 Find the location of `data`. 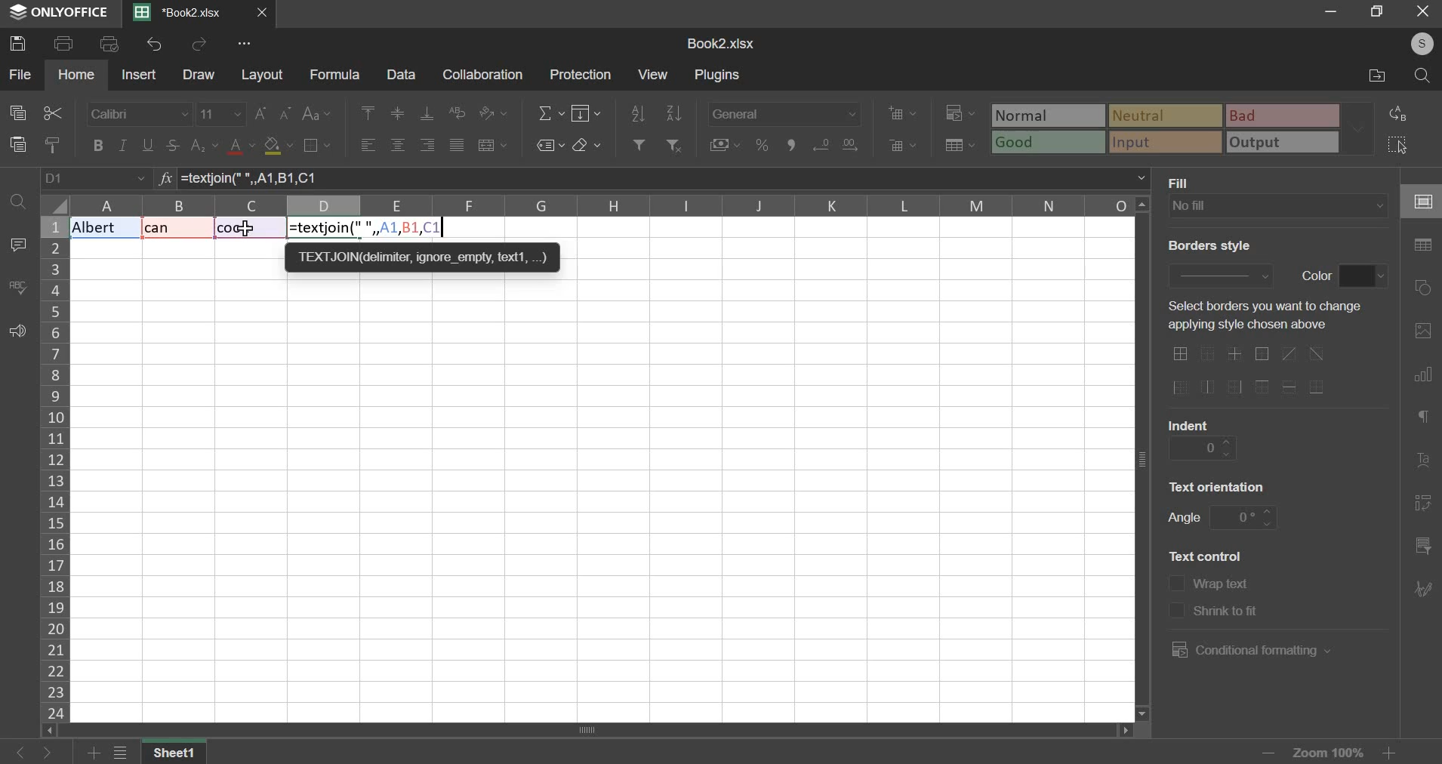

data is located at coordinates (401, 75).